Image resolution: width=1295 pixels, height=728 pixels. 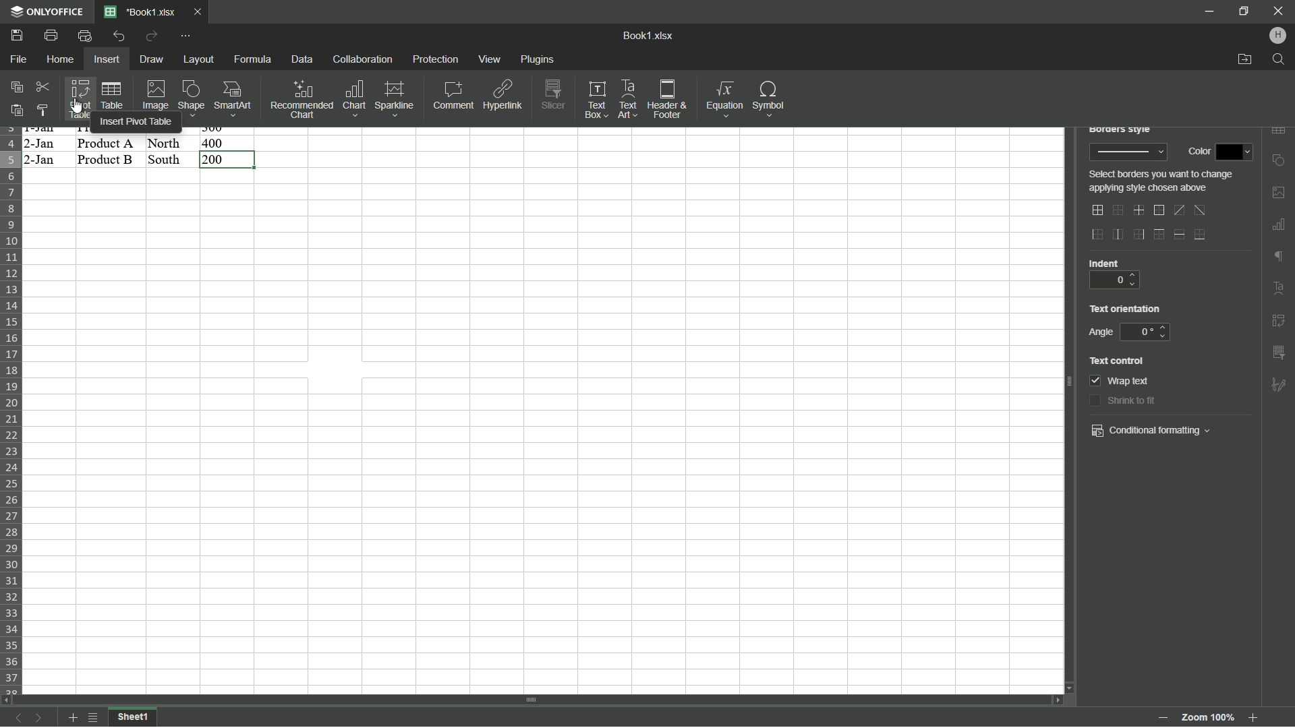 I want to click on add sheet, so click(x=71, y=718).